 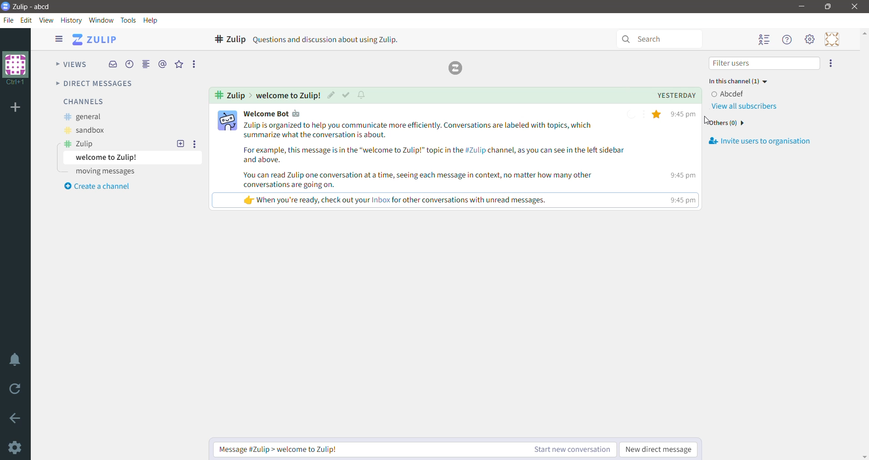 I want to click on Logged in user, so click(x=735, y=94).